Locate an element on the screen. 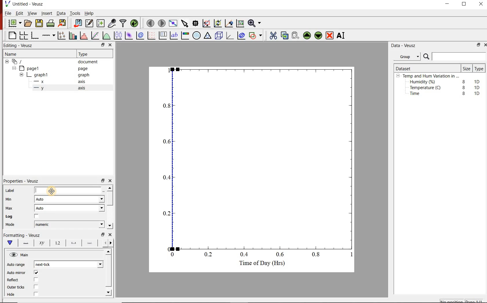 The height and width of the screenshot is (303, 487). plot a 2d dataset as an image is located at coordinates (129, 36).